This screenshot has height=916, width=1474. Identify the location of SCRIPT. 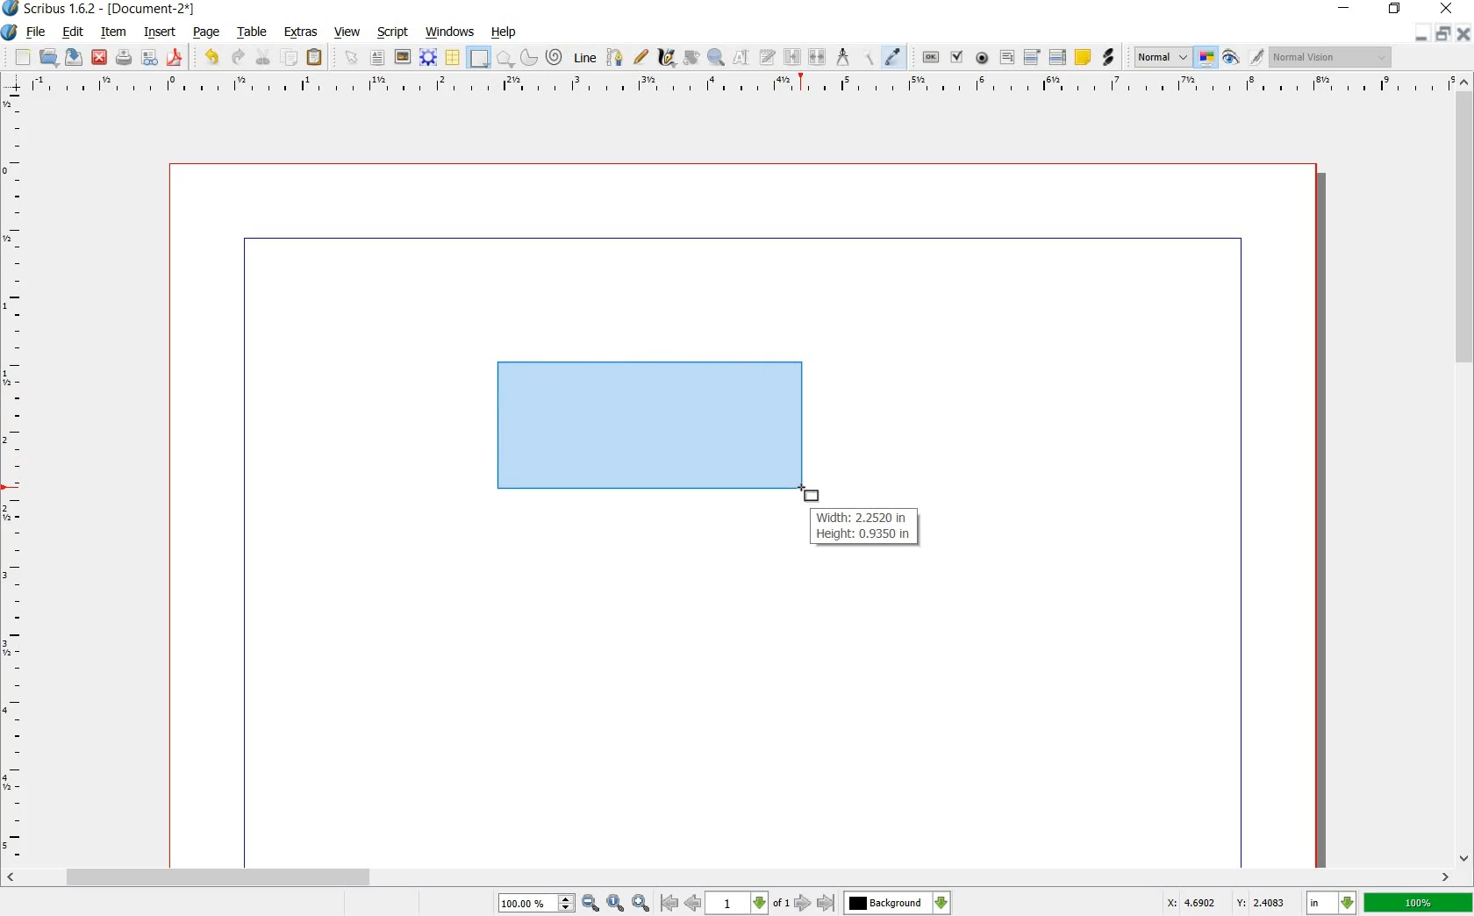
(390, 32).